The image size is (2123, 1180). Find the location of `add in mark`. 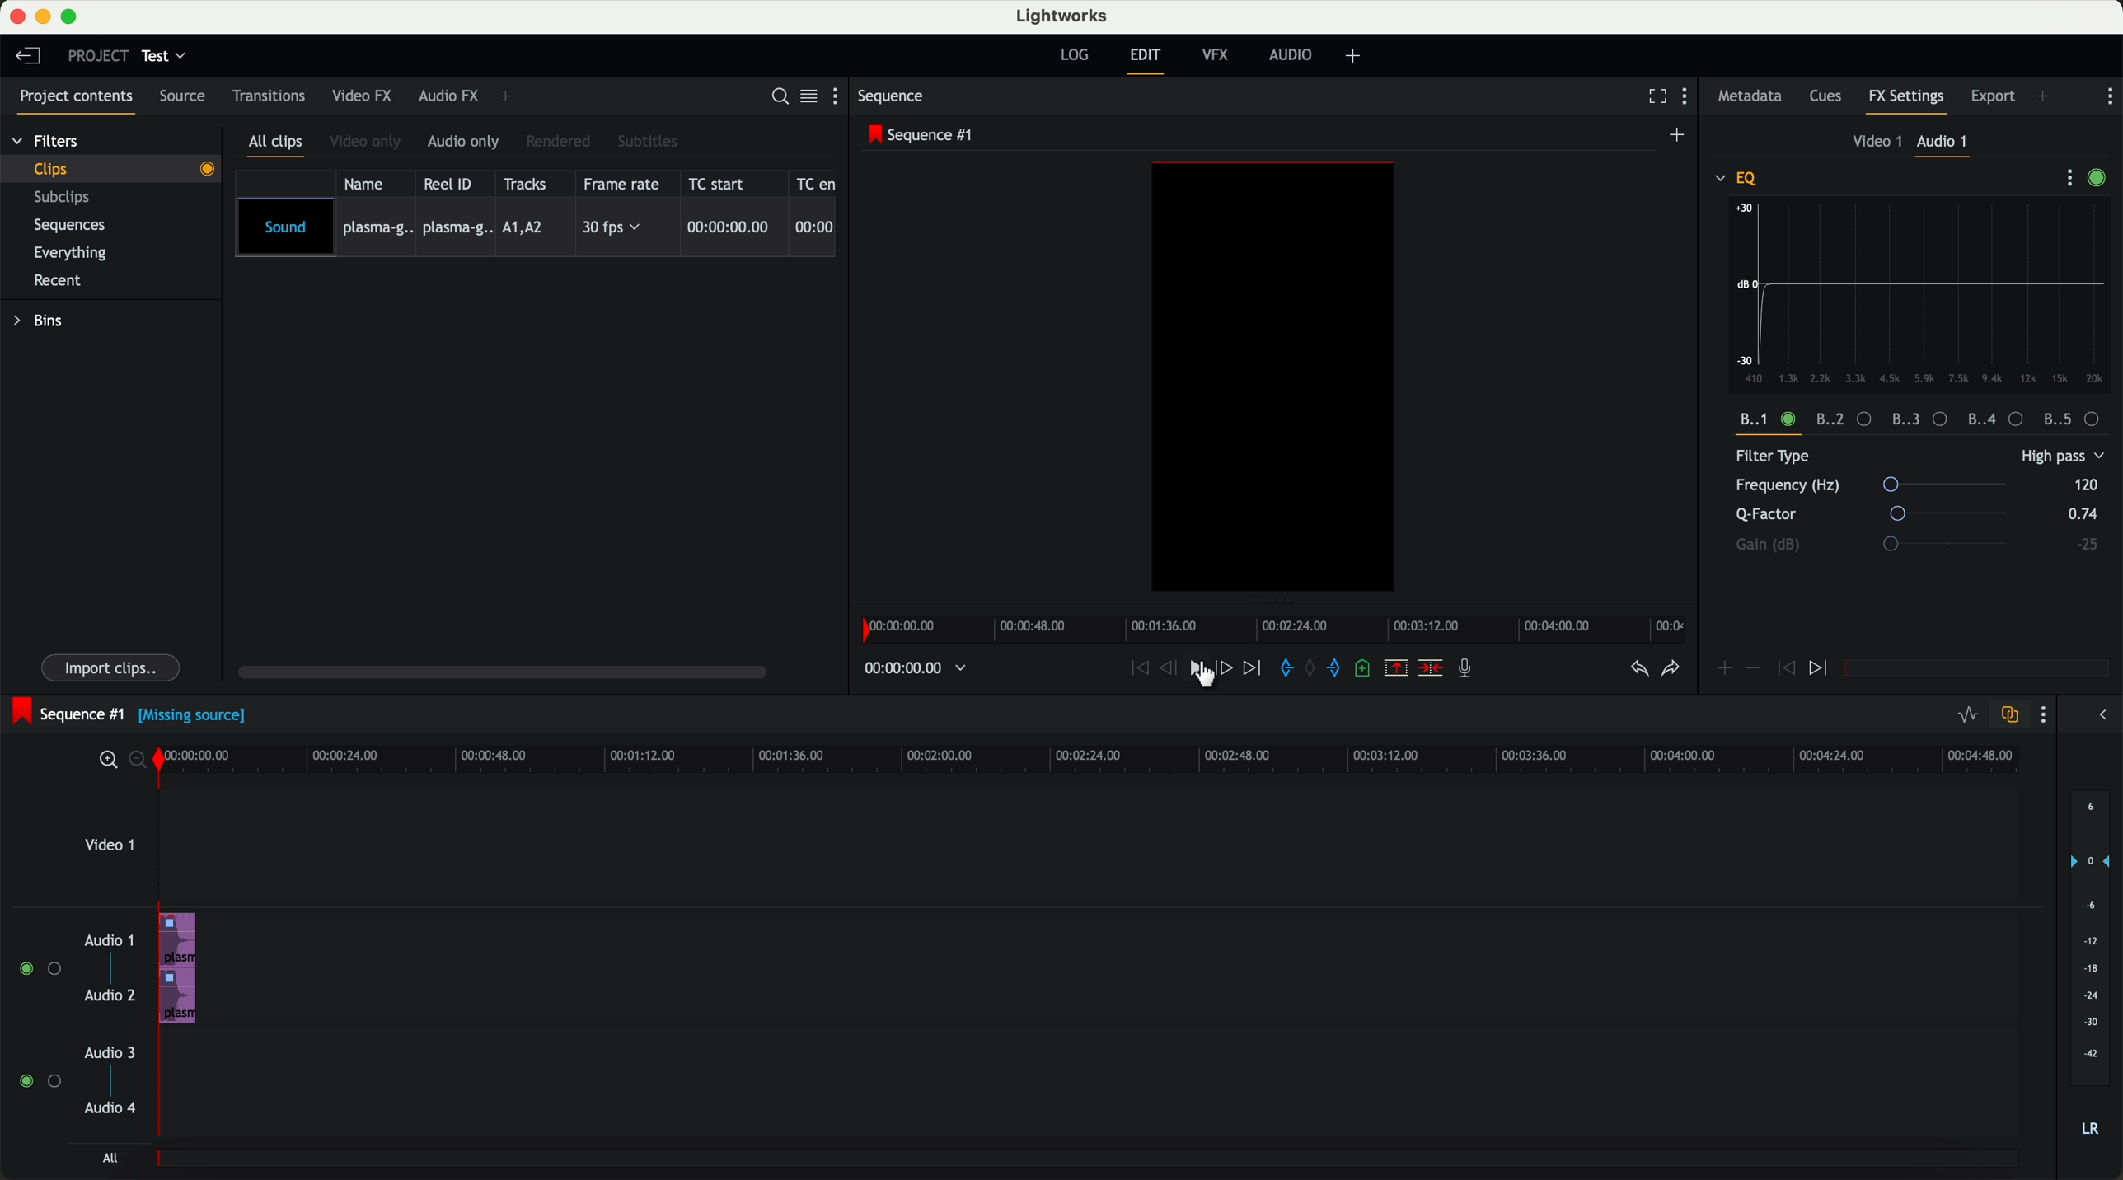

add in mark is located at coordinates (1287, 669).